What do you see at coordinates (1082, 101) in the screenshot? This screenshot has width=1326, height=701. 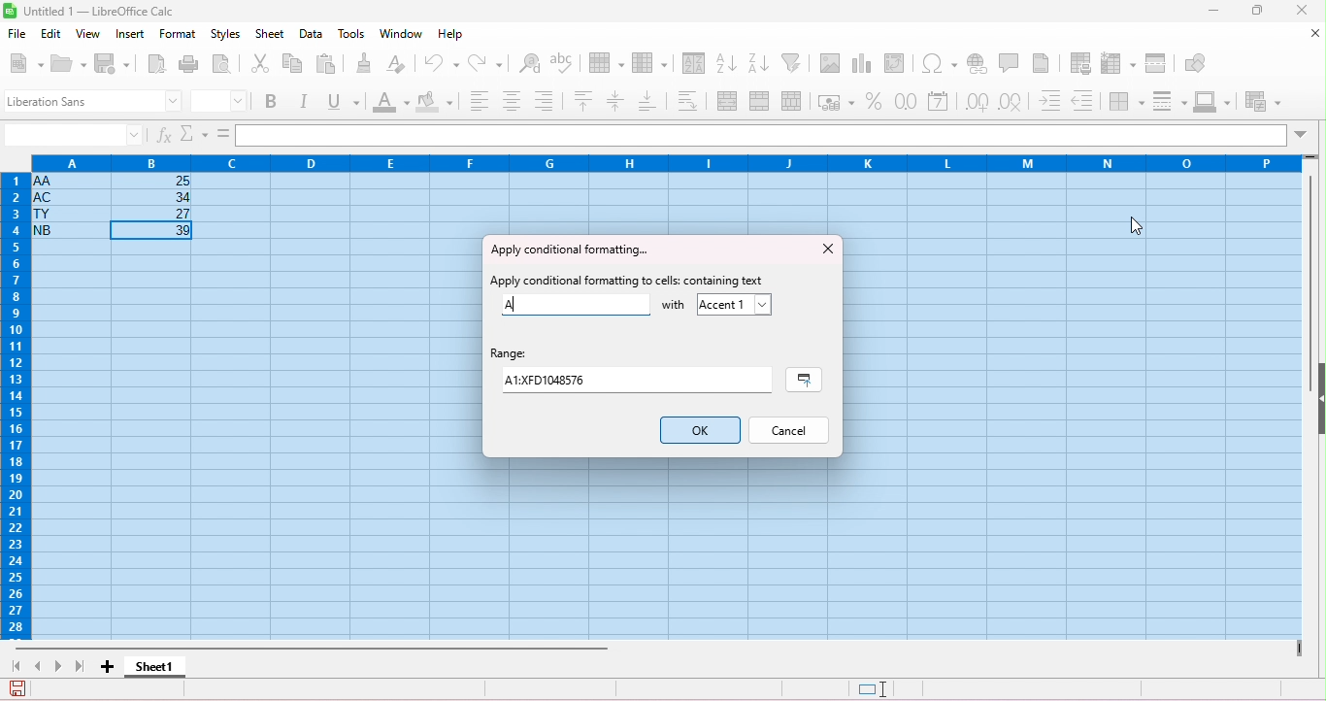 I see `decrease indent` at bounding box center [1082, 101].